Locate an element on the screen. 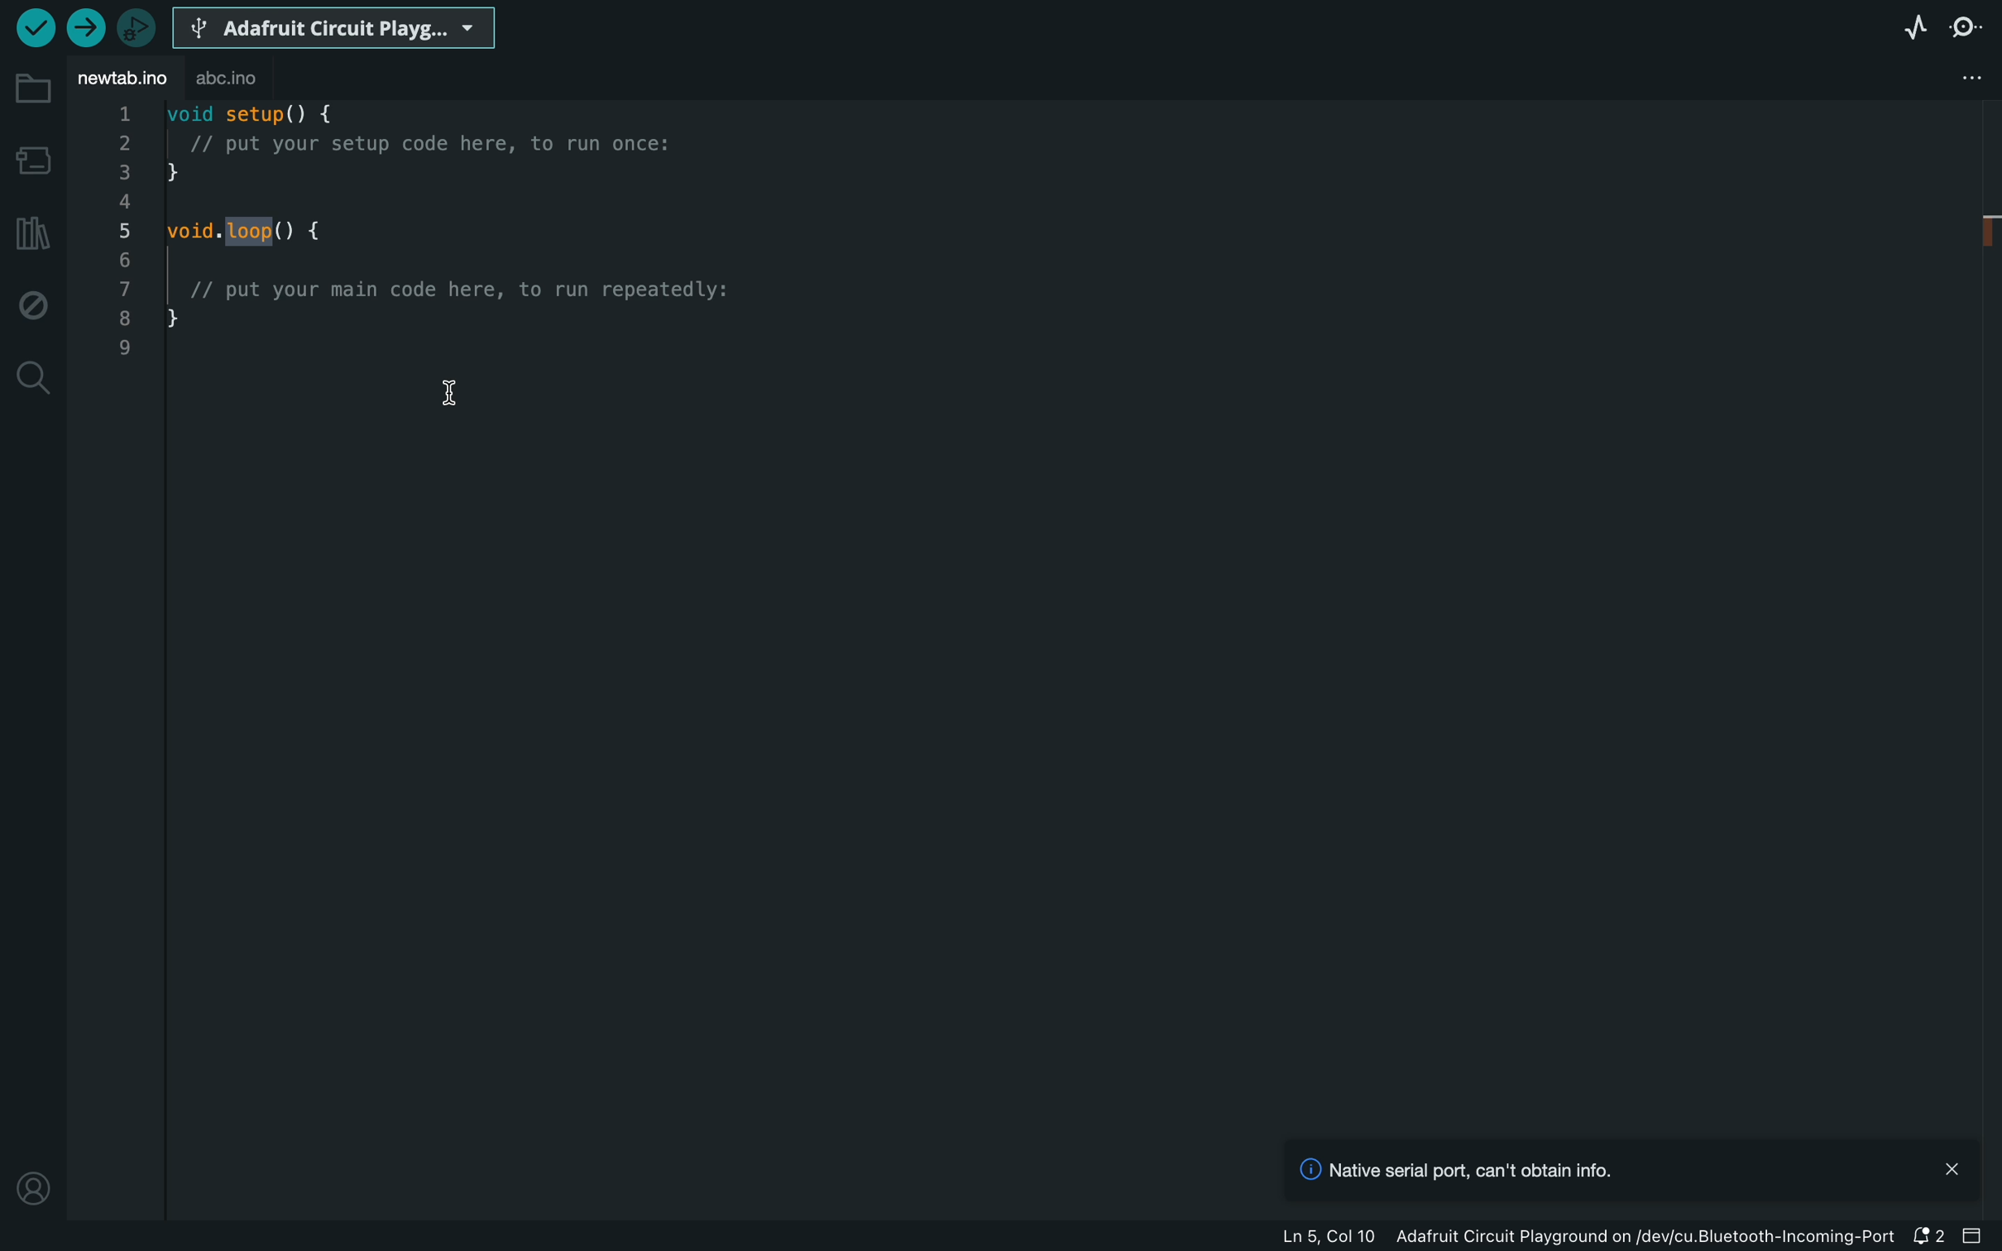 The image size is (2002, 1251). Adafruit Circuit Playground on/dev/cu.Bluetooth-Incoming-Port is located at coordinates (1651, 1236).